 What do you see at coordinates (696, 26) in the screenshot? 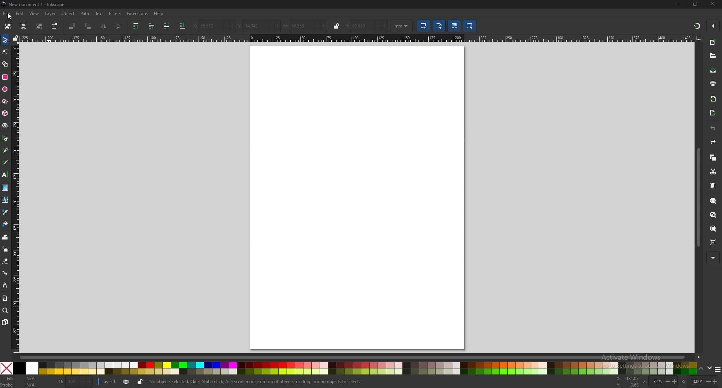
I see `snapping` at bounding box center [696, 26].